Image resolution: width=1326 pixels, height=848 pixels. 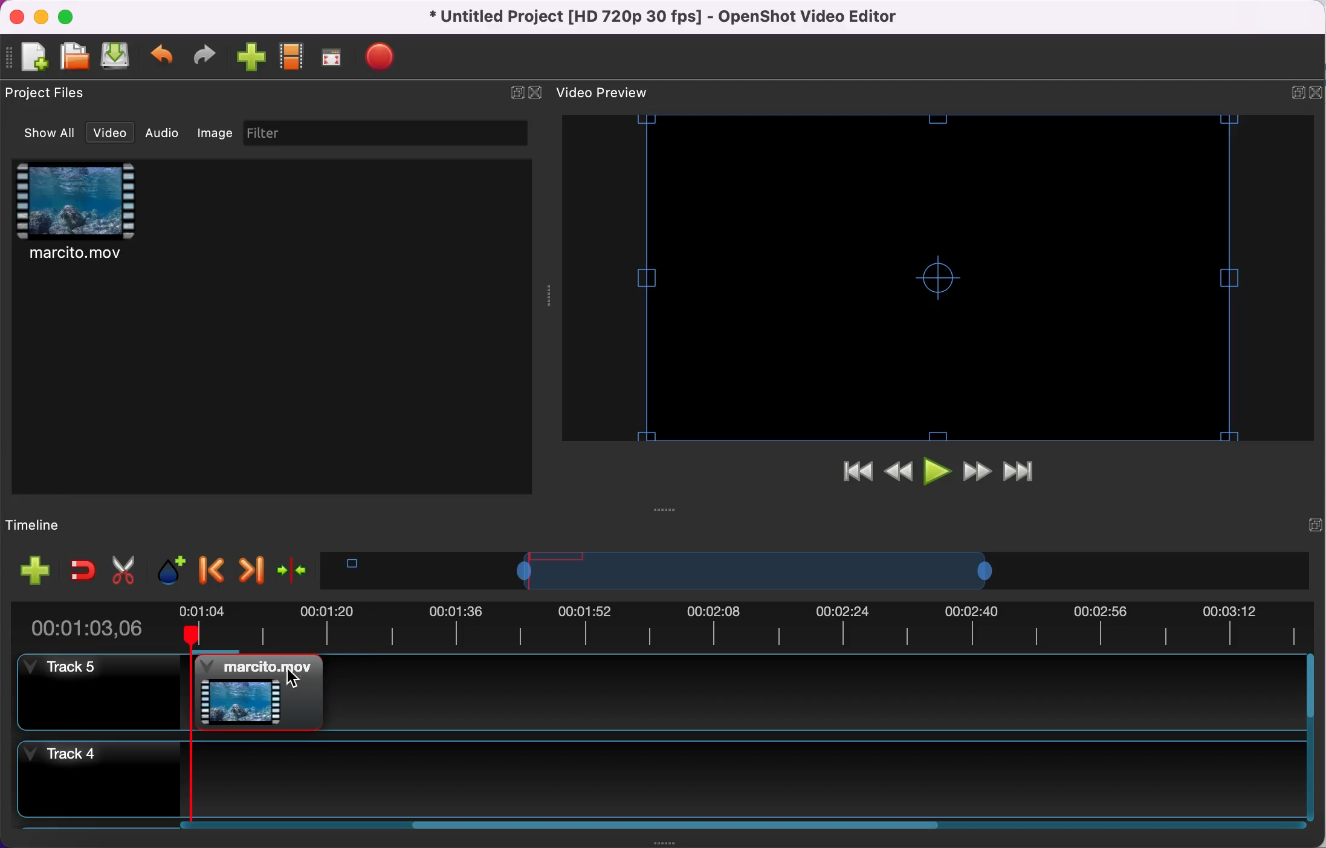 I want to click on previous marker, so click(x=210, y=567).